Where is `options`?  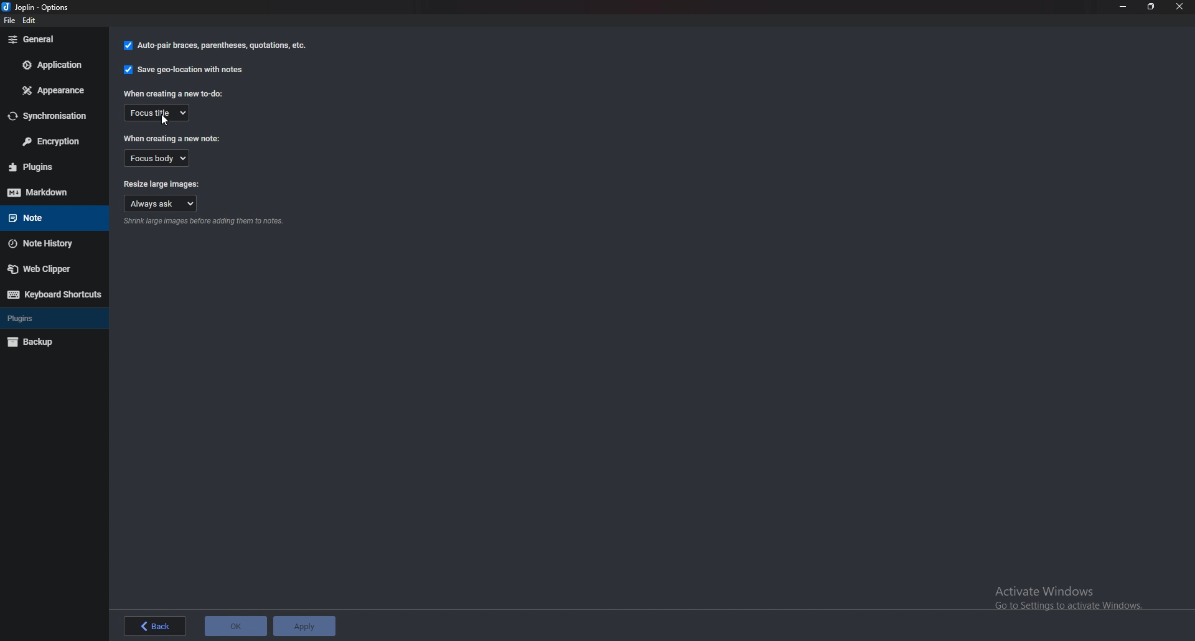
options is located at coordinates (41, 7).